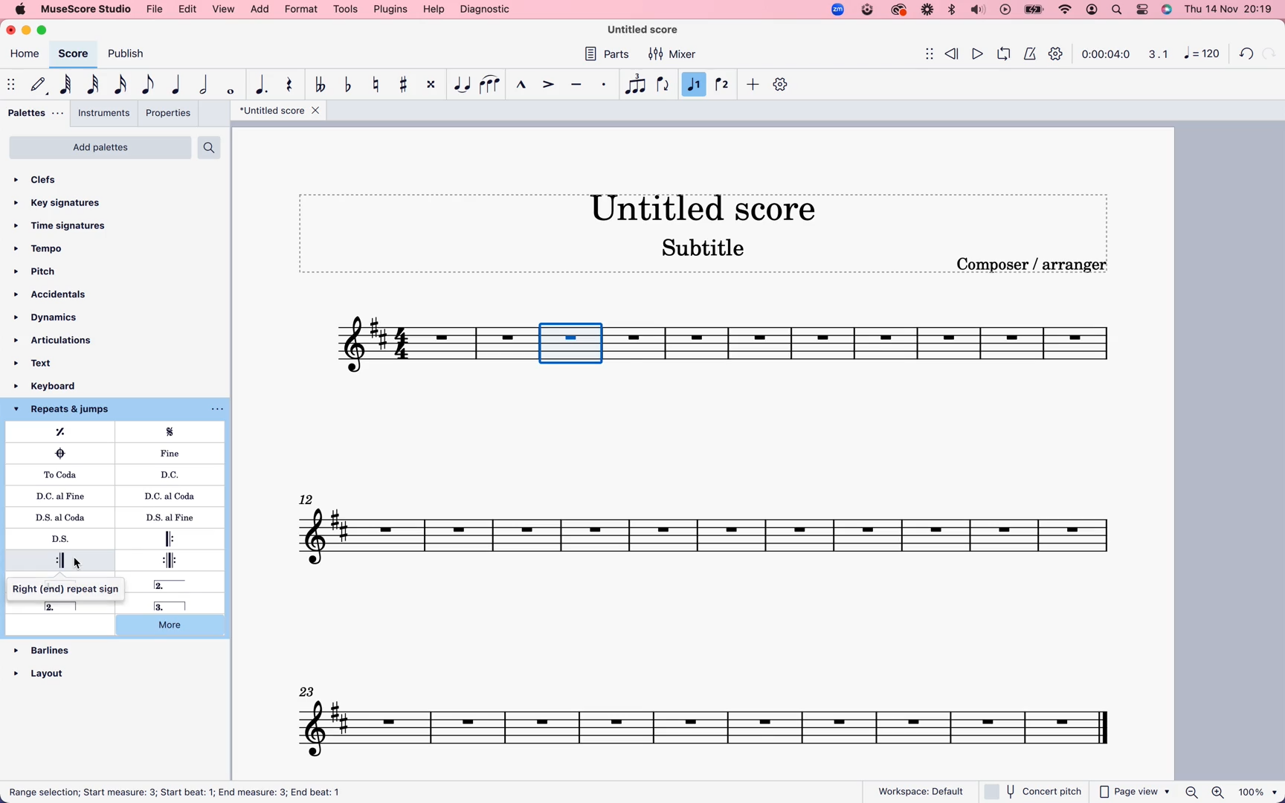 This screenshot has height=803, width=1285. I want to click on plugins, so click(390, 9).